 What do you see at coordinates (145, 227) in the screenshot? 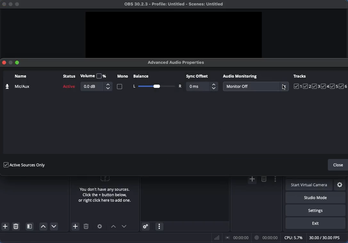
I see `Advanced audio properties` at bounding box center [145, 227].